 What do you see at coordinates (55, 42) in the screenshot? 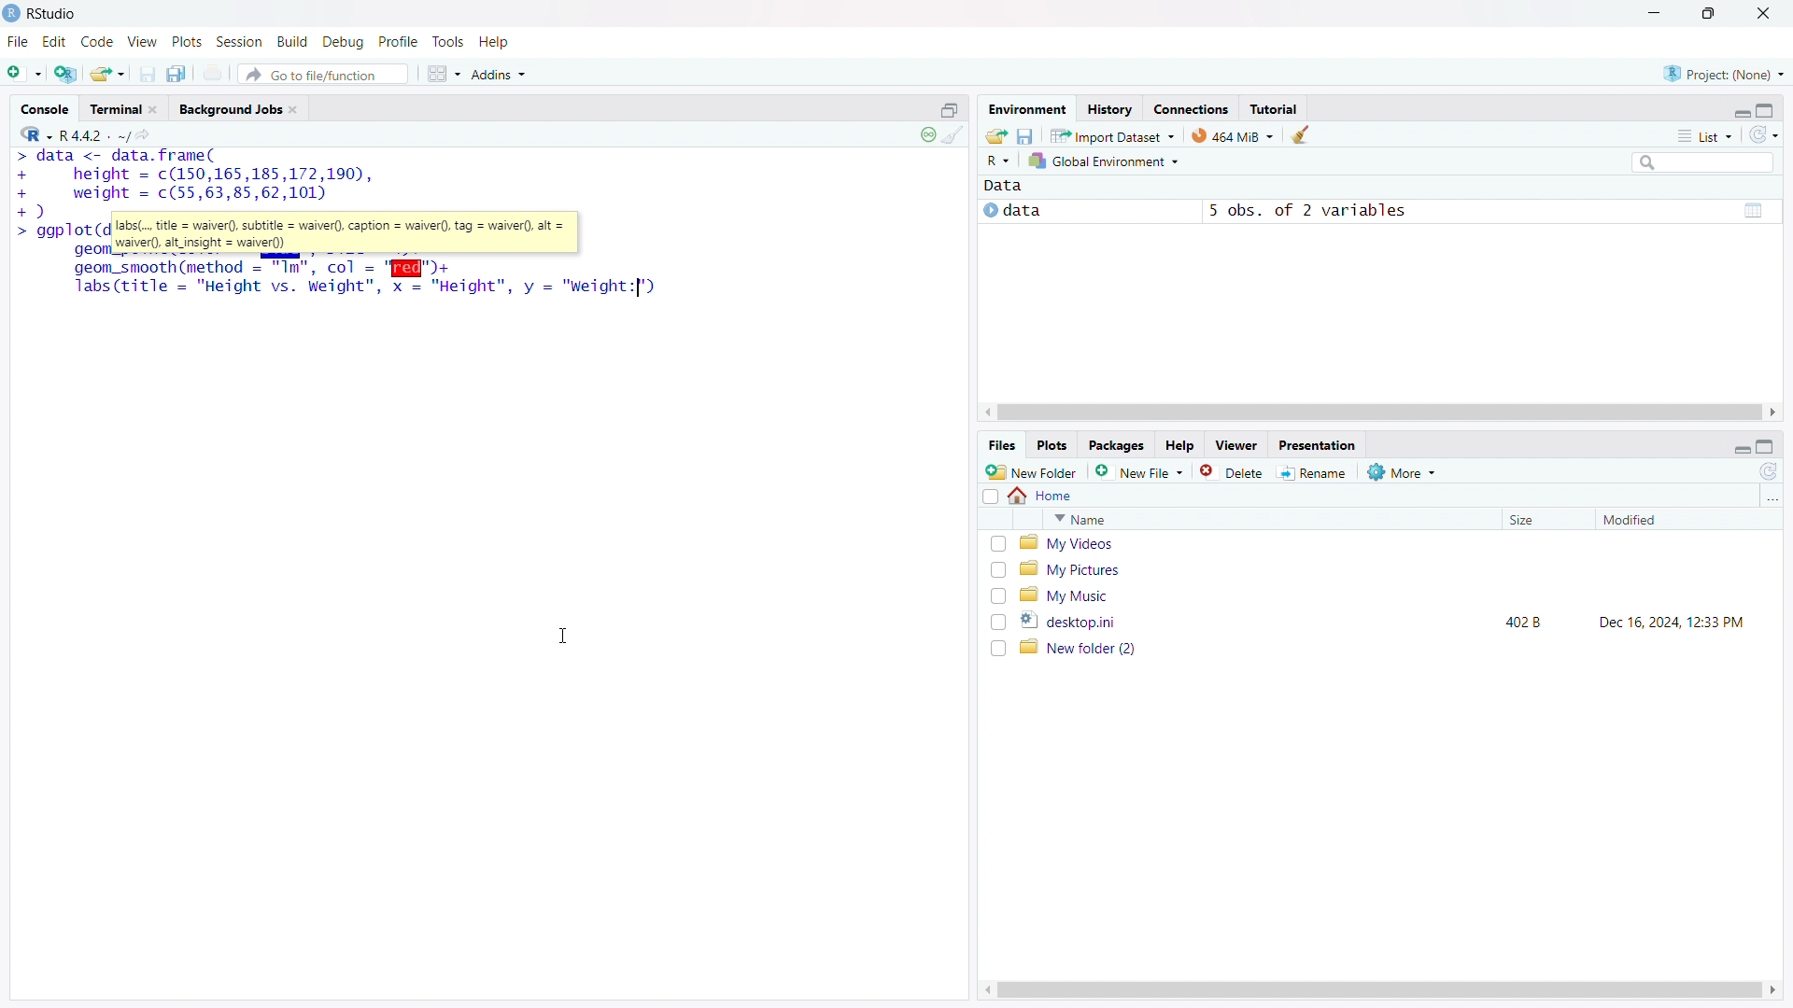
I see `edit` at bounding box center [55, 42].